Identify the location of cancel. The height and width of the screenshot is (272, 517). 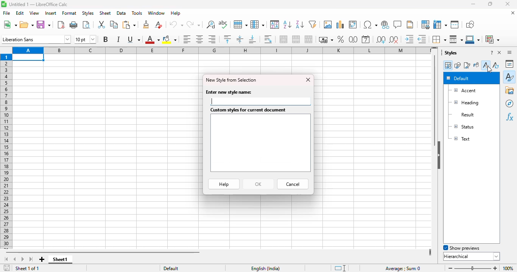
(293, 184).